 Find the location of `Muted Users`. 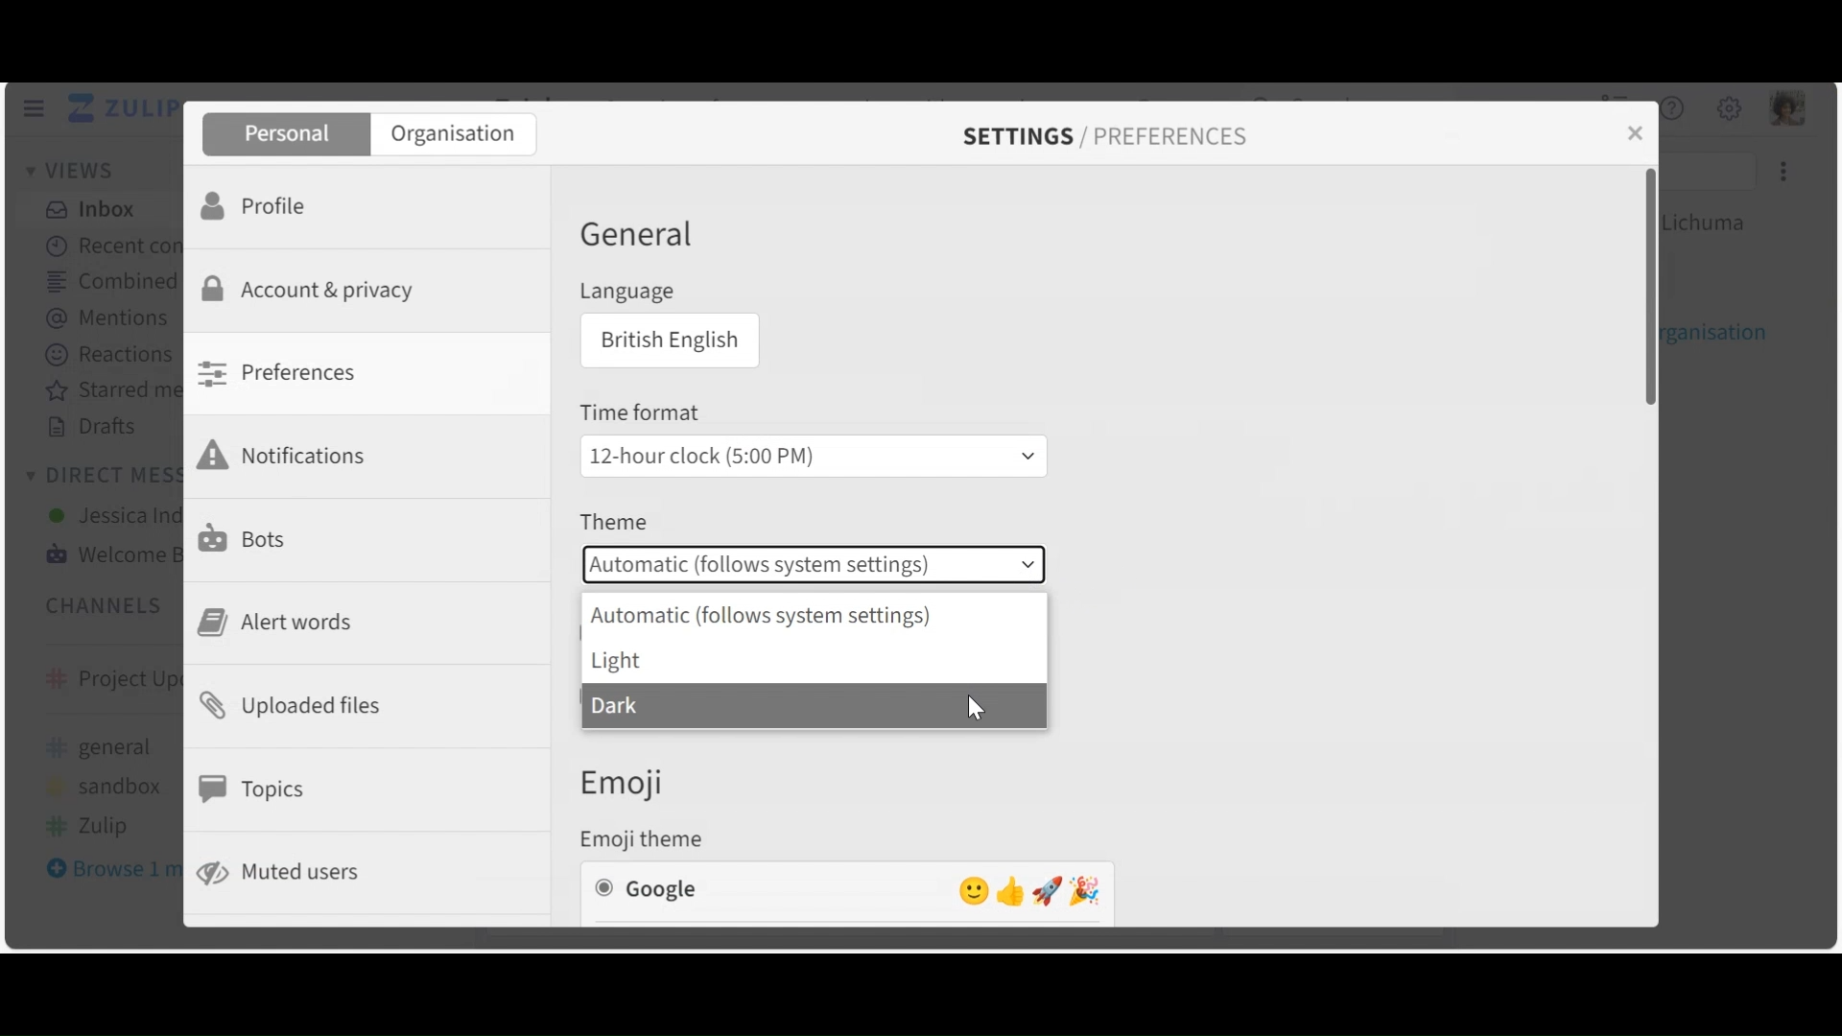

Muted Users is located at coordinates (292, 871).